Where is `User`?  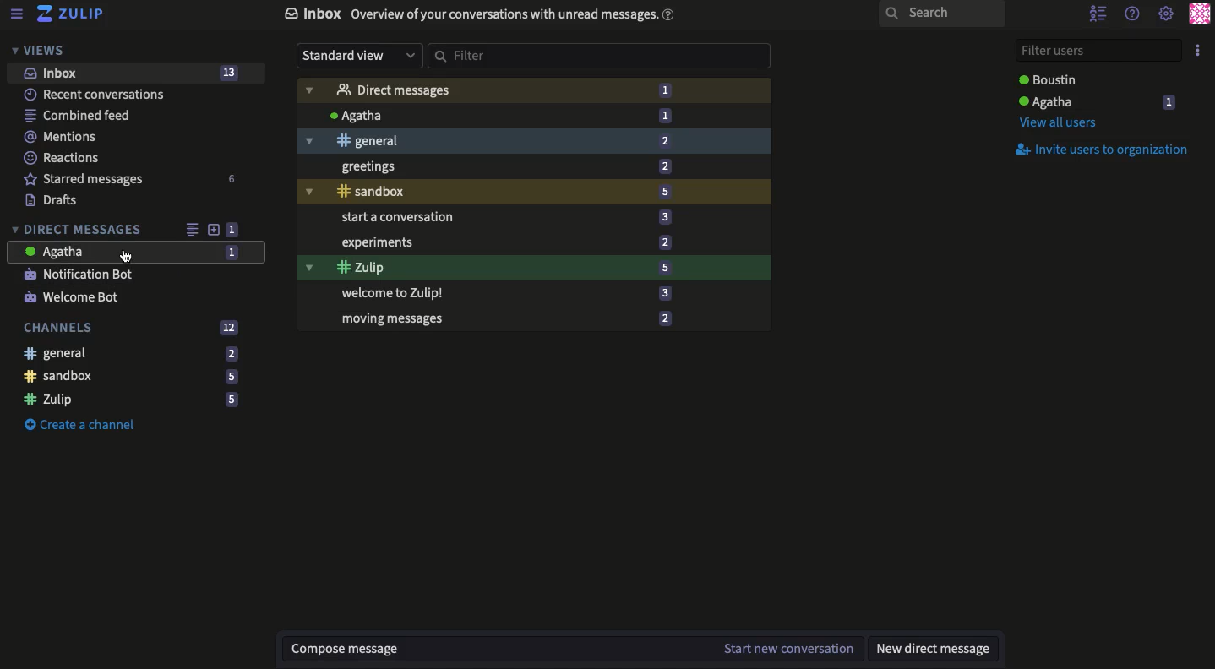
User is located at coordinates (535, 115).